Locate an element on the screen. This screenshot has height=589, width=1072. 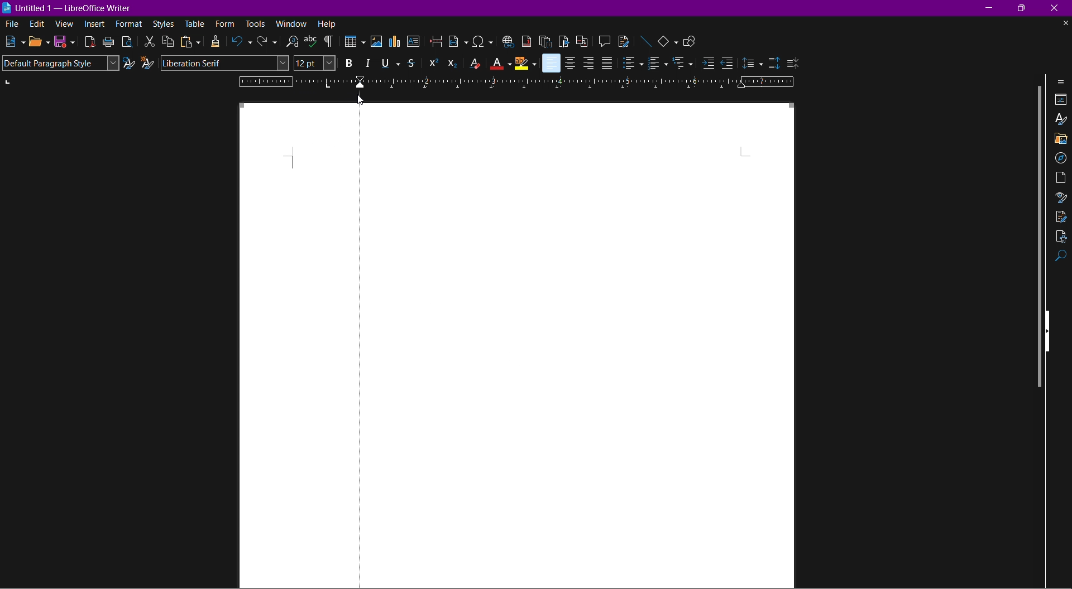
table is located at coordinates (195, 23).